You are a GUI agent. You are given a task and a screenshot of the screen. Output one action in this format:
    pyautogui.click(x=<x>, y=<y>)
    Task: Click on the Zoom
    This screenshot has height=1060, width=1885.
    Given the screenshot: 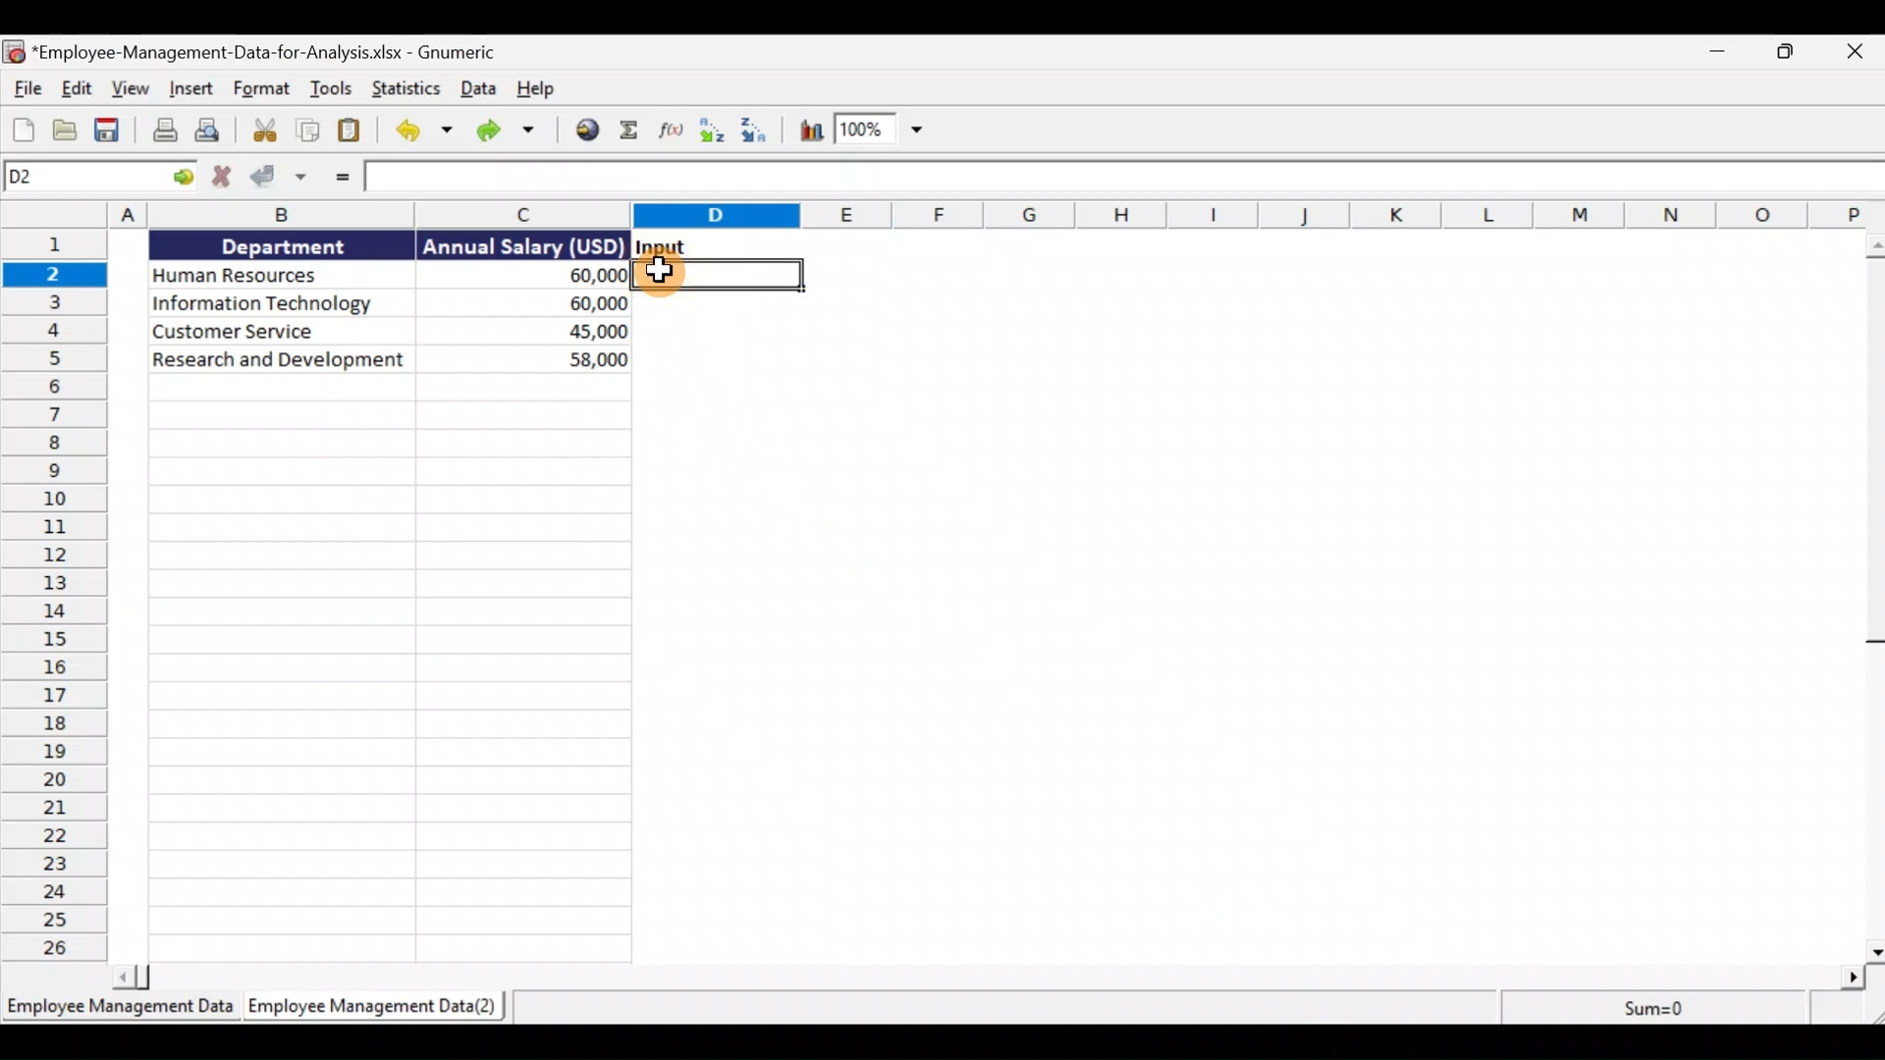 What is the action you would take?
    pyautogui.click(x=886, y=134)
    